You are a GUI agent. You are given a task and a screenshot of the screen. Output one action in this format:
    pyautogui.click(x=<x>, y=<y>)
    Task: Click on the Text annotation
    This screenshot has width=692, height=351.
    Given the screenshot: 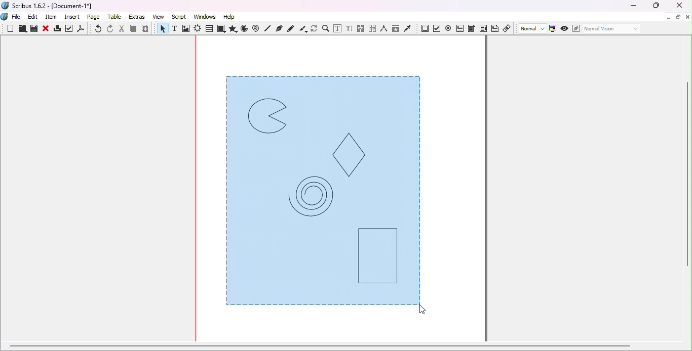 What is the action you would take?
    pyautogui.click(x=495, y=28)
    